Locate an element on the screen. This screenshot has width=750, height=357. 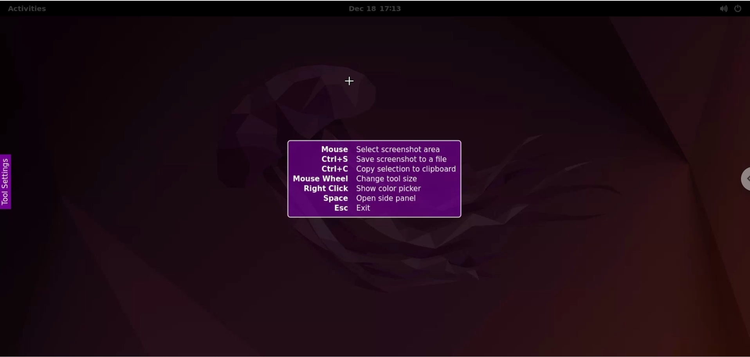
chrome settings is located at coordinates (743, 180).